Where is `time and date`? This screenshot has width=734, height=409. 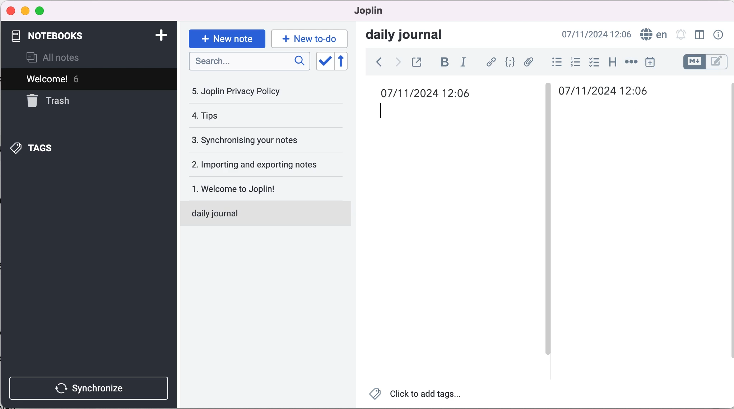 time and date is located at coordinates (610, 91).